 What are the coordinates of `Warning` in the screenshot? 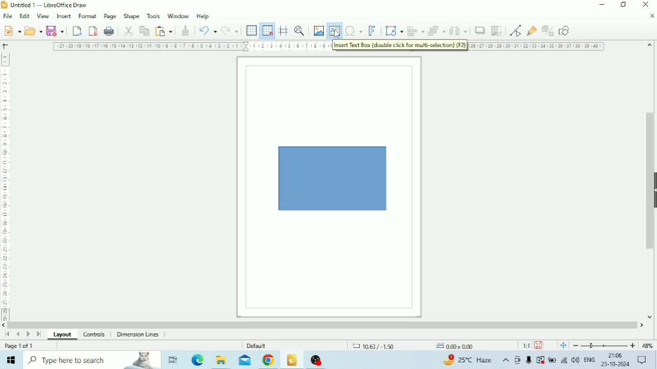 It's located at (540, 360).